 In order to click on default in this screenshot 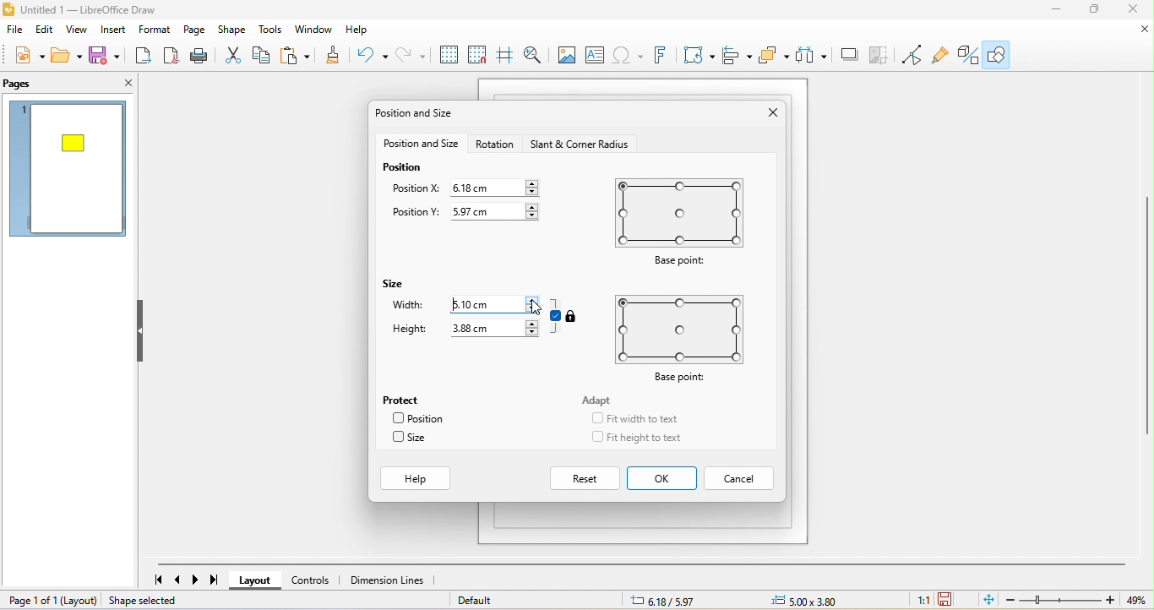, I will do `click(493, 601)`.